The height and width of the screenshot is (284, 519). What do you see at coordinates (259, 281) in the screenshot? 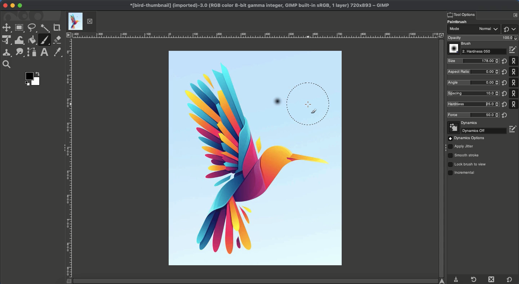
I see `Scroll` at bounding box center [259, 281].